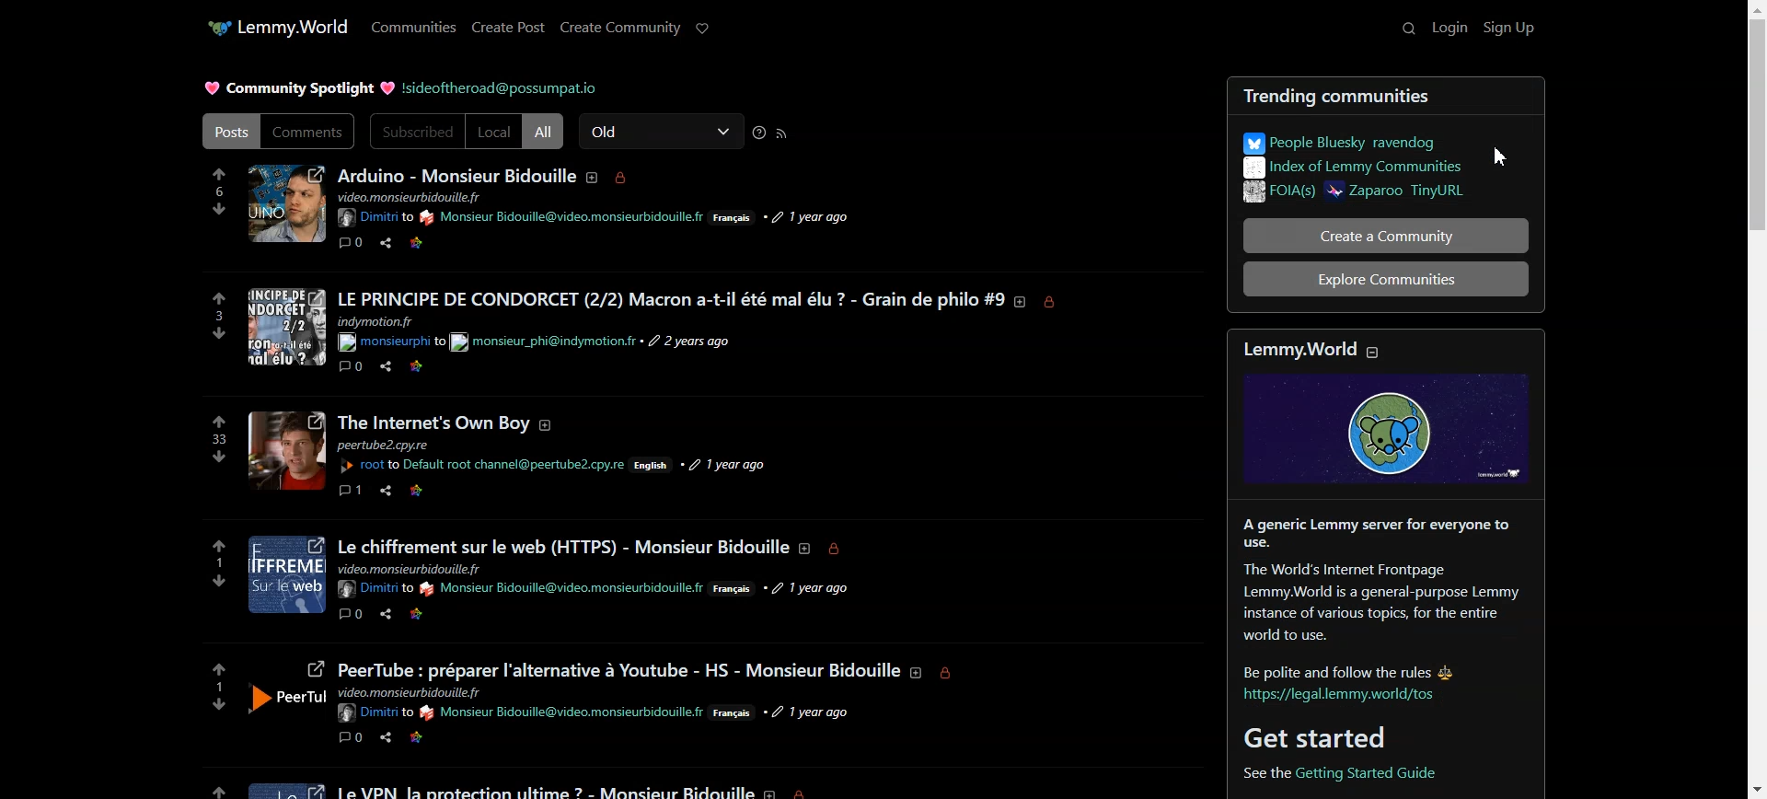 Image resolution: width=1767 pixels, height=799 pixels. What do you see at coordinates (352, 738) in the screenshot?
I see `comment` at bounding box center [352, 738].